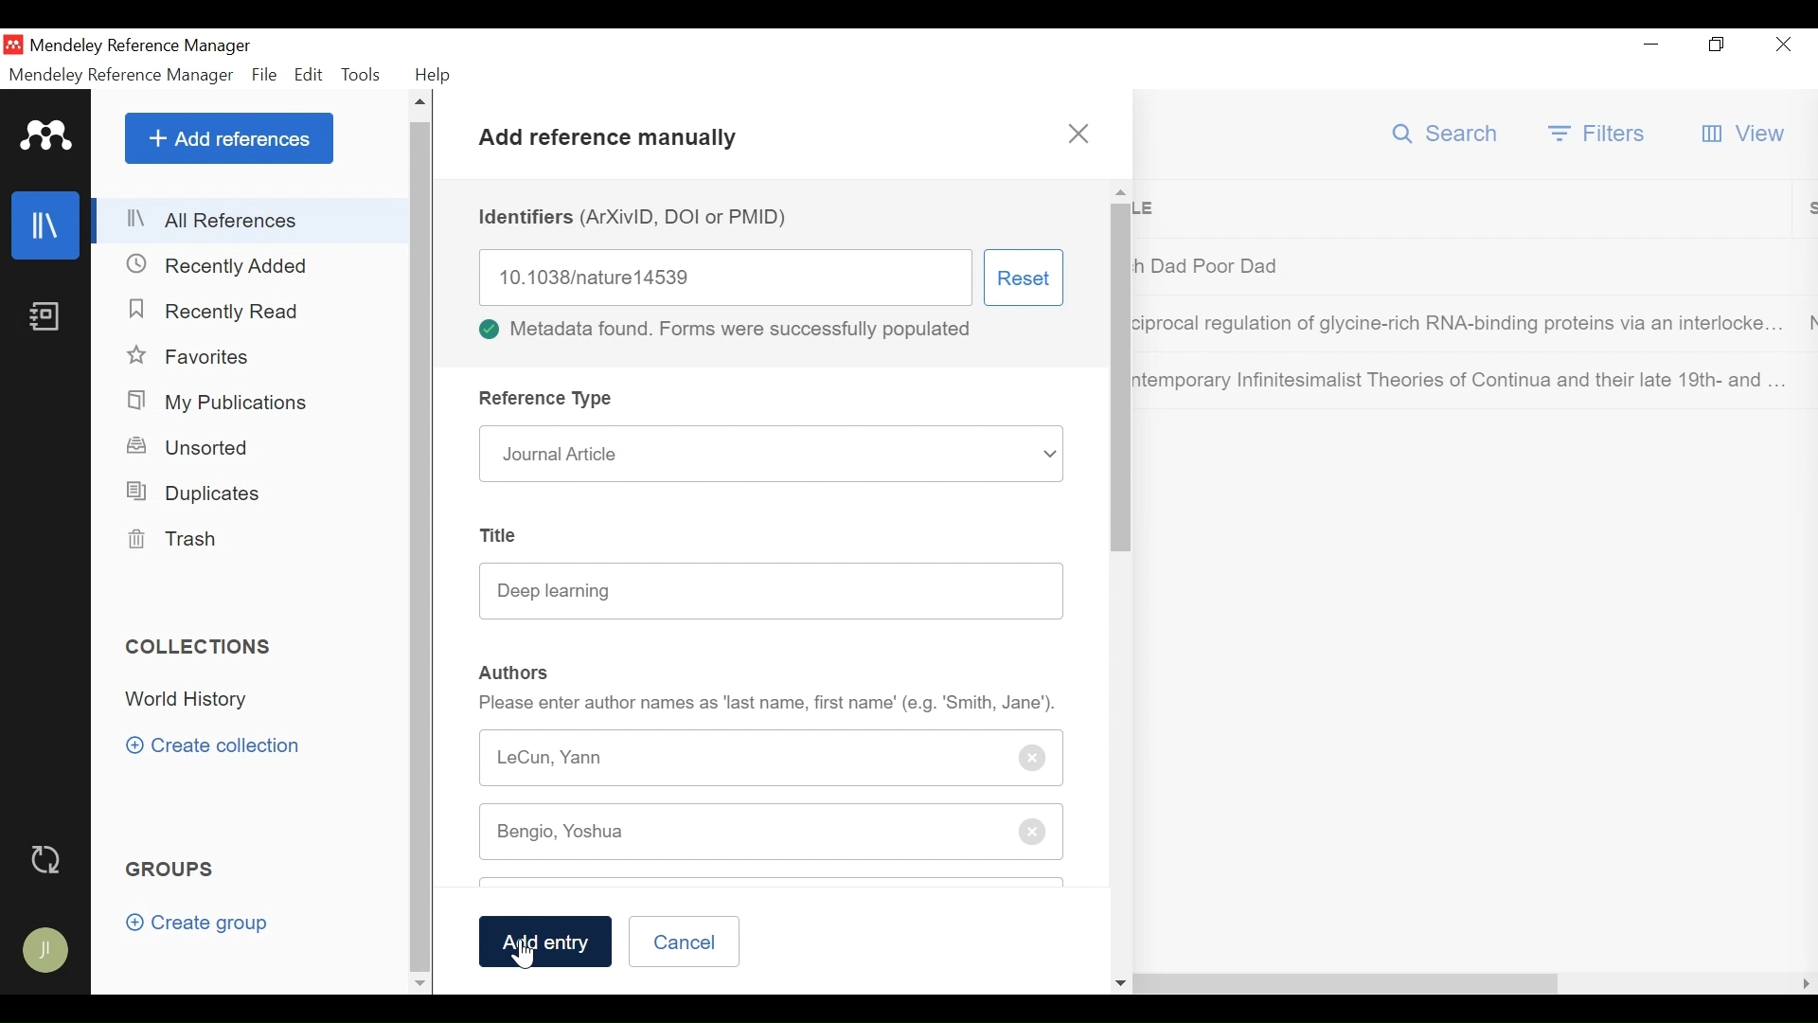 Image resolution: width=1818 pixels, height=1023 pixels. I want to click on My Publications, so click(221, 401).